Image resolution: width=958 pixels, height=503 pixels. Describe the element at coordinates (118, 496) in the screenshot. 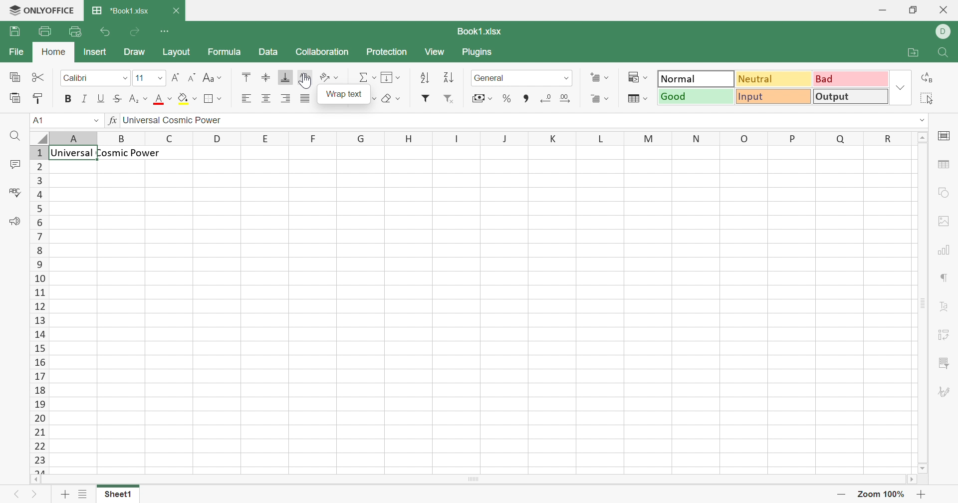

I see `Sheet1` at that location.